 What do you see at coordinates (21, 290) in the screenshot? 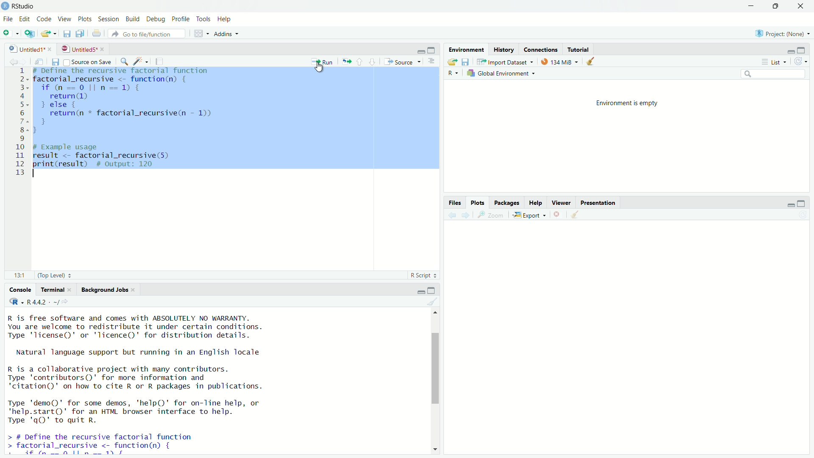
I see `Console` at bounding box center [21, 290].